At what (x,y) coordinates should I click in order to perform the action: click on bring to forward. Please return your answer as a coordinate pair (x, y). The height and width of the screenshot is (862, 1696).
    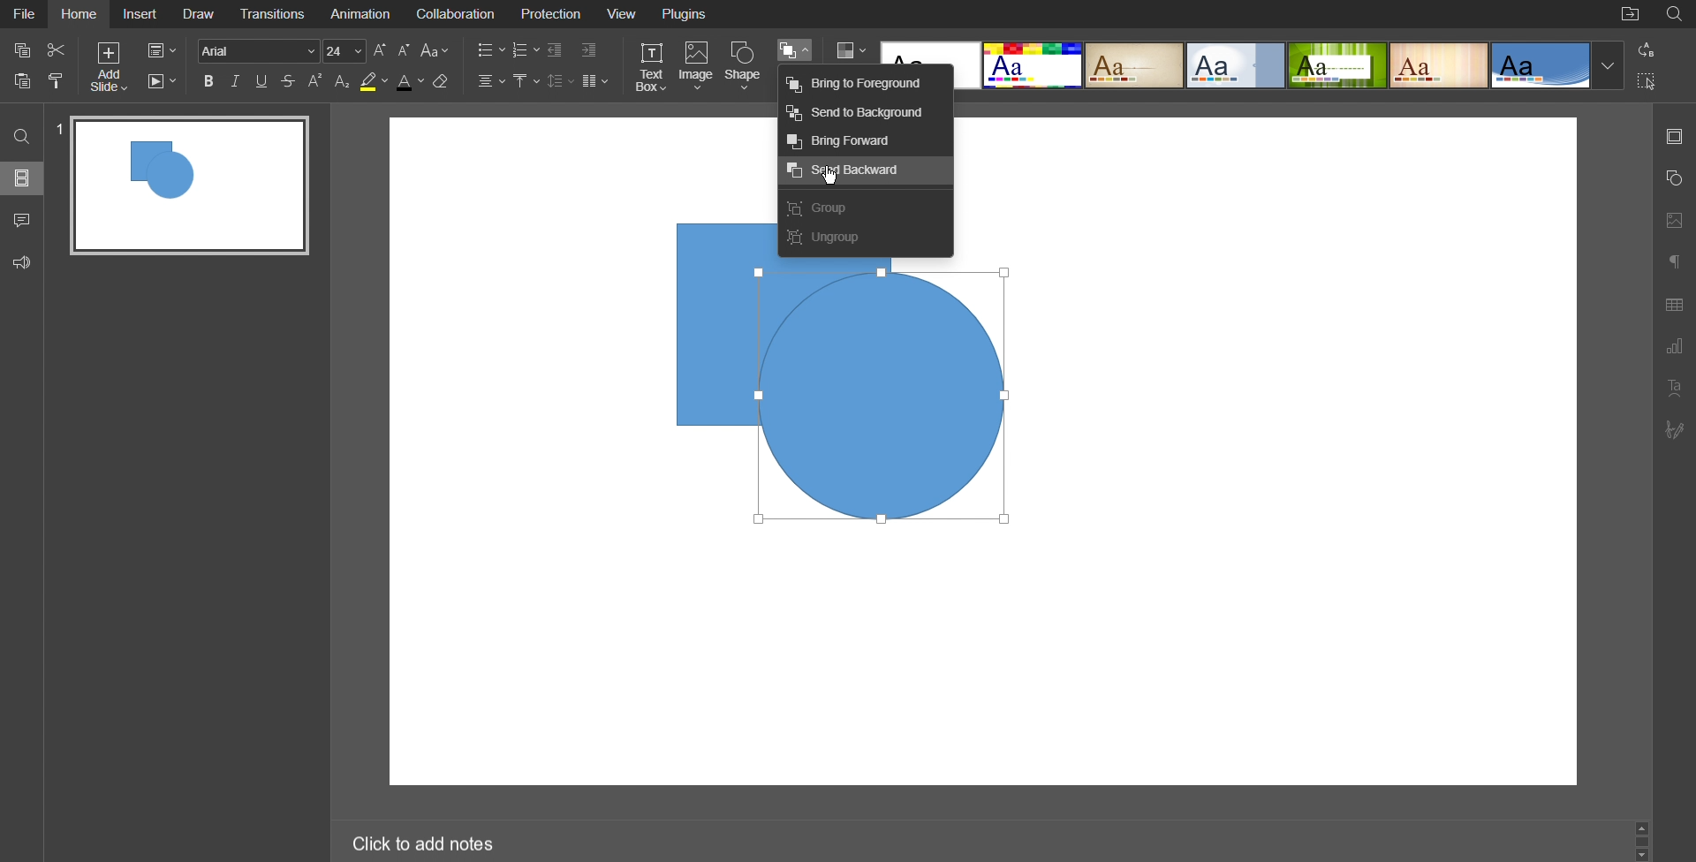
    Looking at the image, I should click on (870, 82).